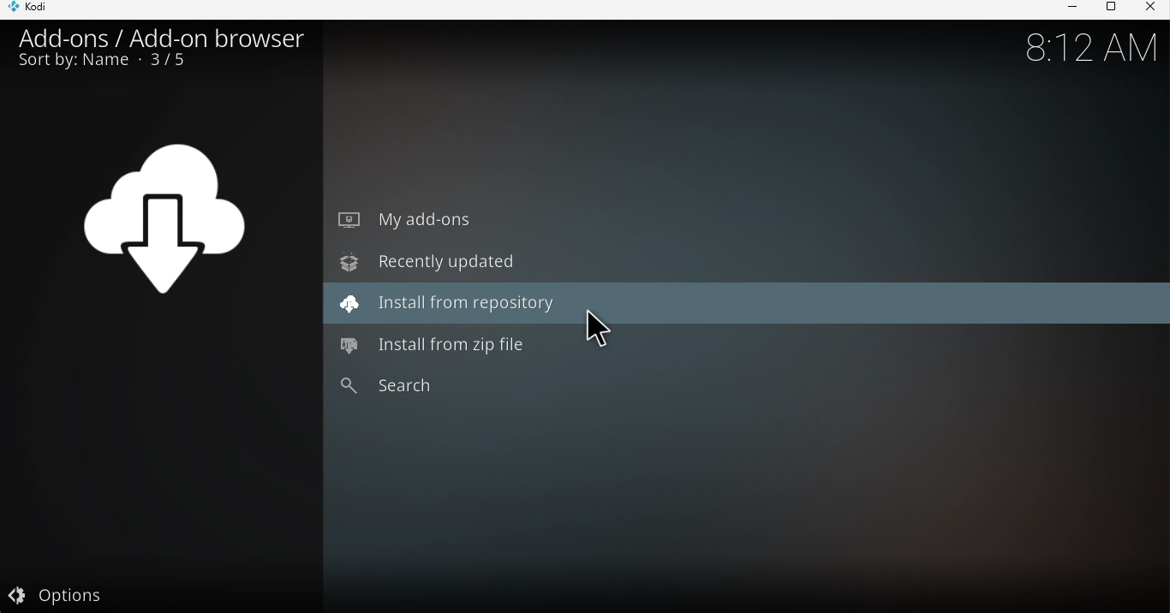  What do you see at coordinates (743, 219) in the screenshot?
I see `My add-ons` at bounding box center [743, 219].